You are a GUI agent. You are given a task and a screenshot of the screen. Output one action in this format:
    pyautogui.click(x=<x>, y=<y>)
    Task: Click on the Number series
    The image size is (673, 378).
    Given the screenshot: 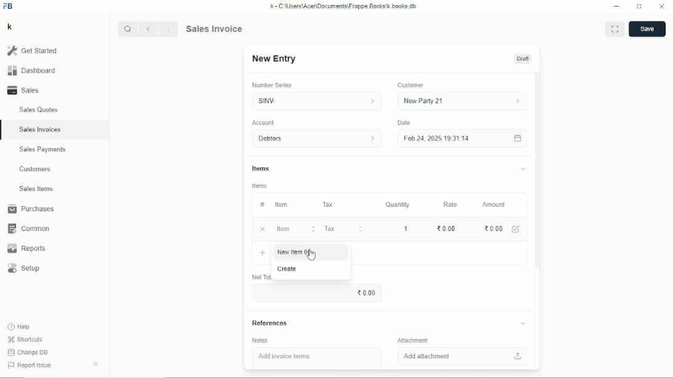 What is the action you would take?
    pyautogui.click(x=272, y=85)
    